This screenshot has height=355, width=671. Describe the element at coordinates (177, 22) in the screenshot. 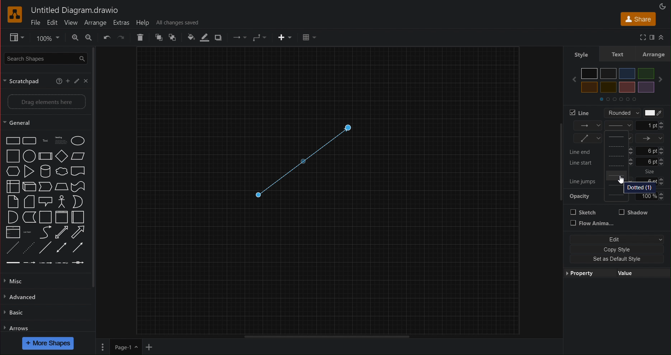

I see `All changes saved ` at that location.